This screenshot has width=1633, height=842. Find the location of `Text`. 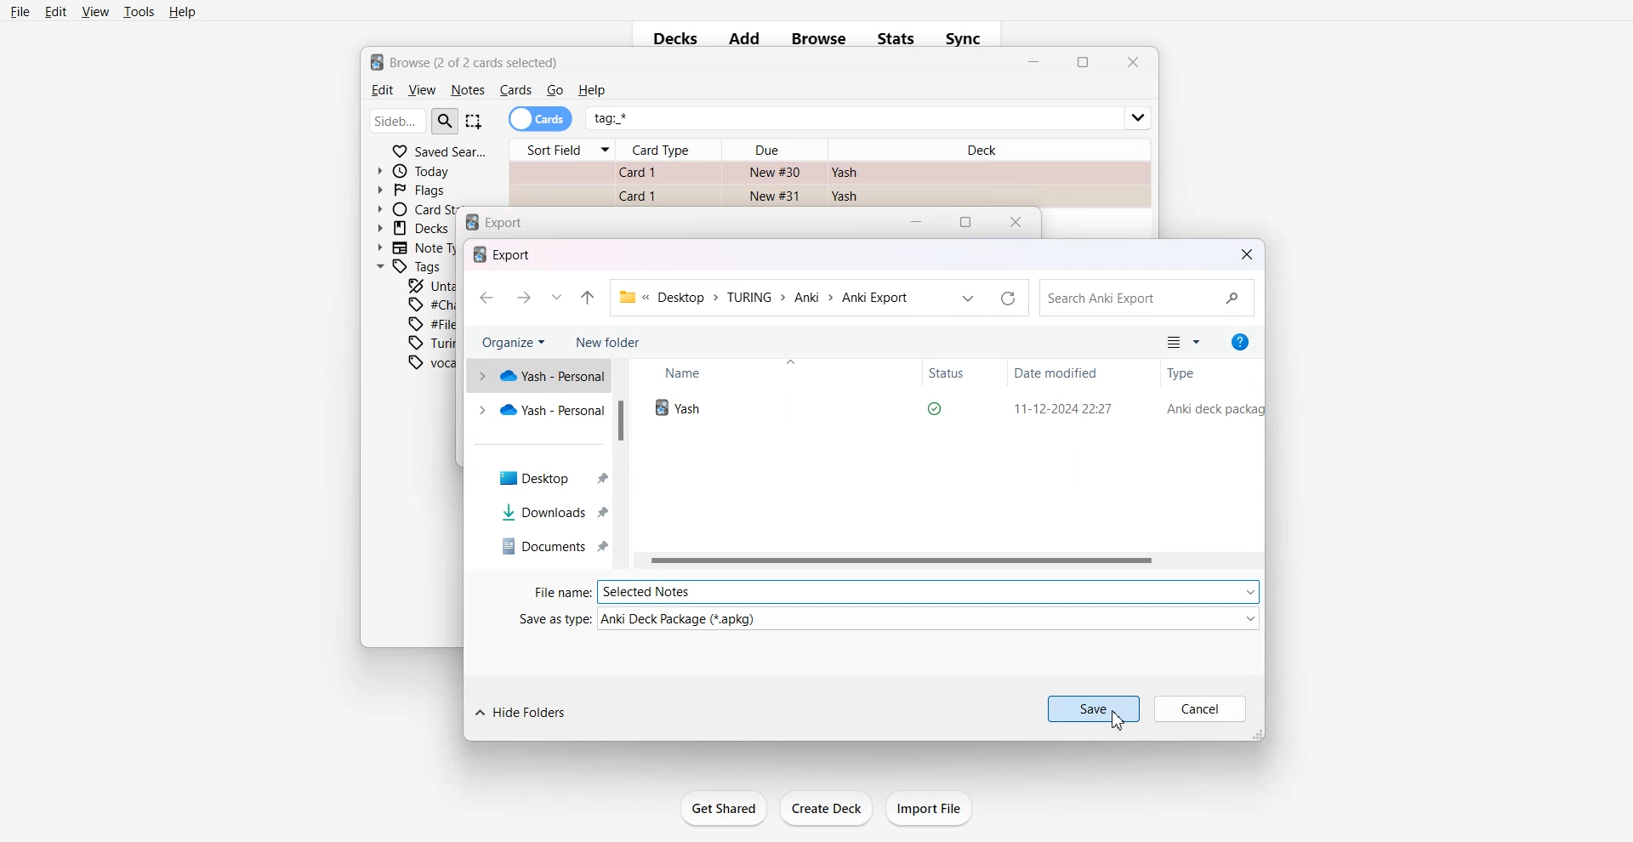

Text is located at coordinates (499, 222).